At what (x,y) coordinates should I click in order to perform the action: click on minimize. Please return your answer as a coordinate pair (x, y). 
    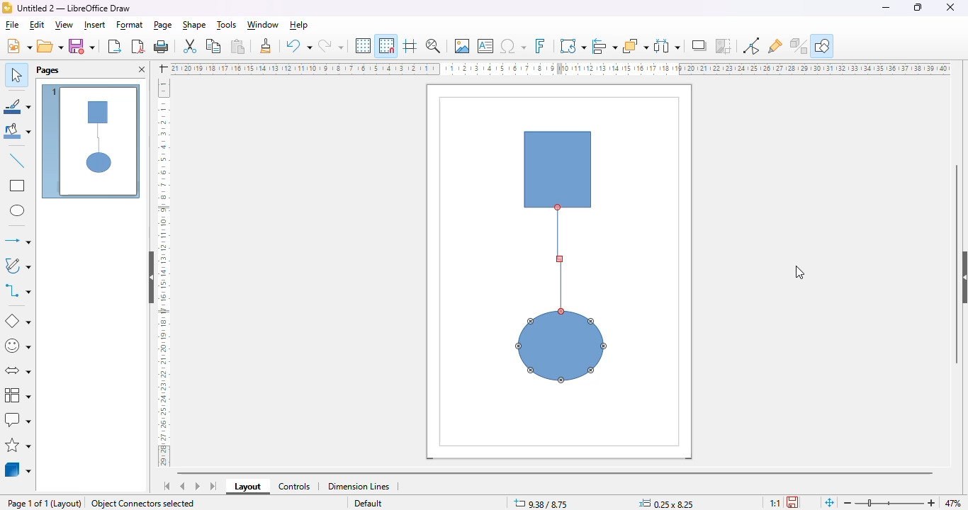
    Looking at the image, I should click on (886, 8).